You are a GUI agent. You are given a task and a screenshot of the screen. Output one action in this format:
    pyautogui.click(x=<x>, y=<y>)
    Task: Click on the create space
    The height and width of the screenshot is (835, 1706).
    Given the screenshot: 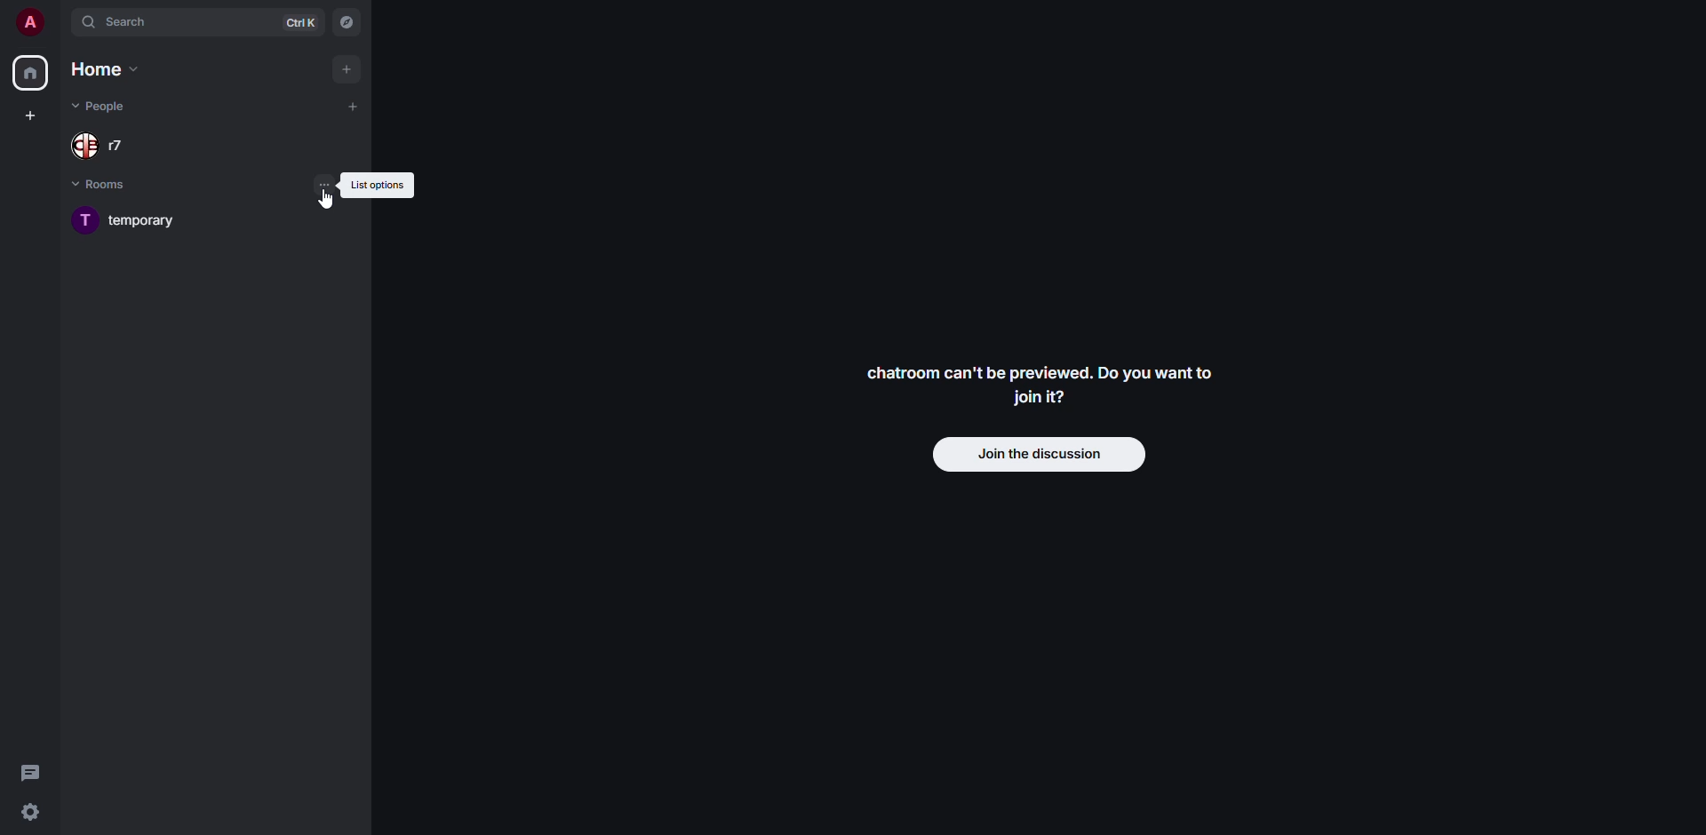 What is the action you would take?
    pyautogui.click(x=34, y=115)
    